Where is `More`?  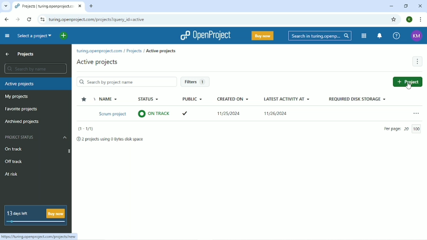 More is located at coordinates (417, 61).